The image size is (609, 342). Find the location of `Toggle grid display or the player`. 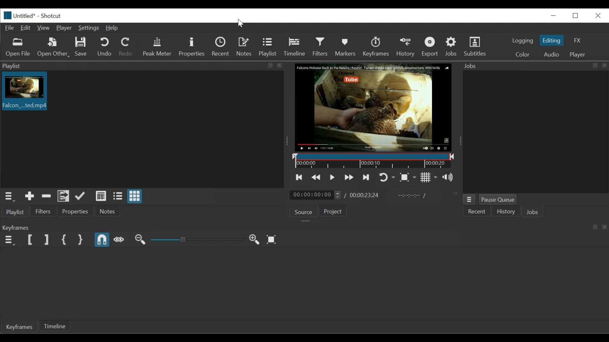

Toggle grid display or the player is located at coordinates (430, 178).